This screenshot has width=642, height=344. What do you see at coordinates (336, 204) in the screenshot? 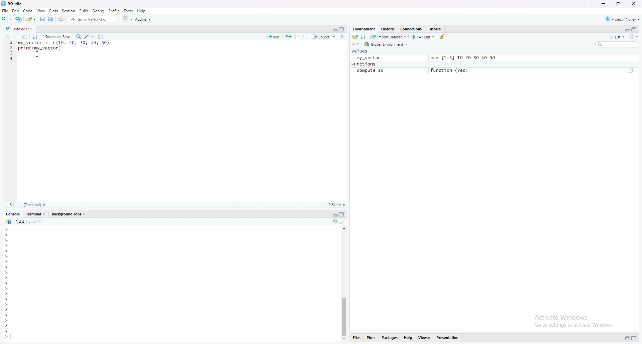
I see `R Script` at bounding box center [336, 204].